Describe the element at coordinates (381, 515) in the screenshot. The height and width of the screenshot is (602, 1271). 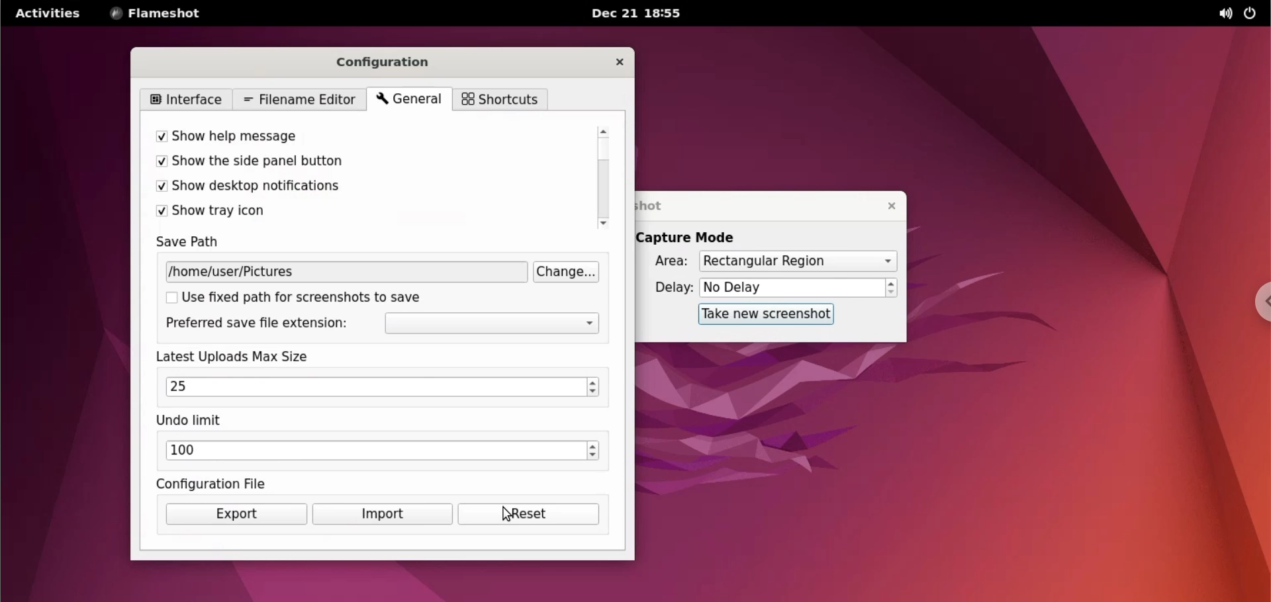
I see `import ` at that location.